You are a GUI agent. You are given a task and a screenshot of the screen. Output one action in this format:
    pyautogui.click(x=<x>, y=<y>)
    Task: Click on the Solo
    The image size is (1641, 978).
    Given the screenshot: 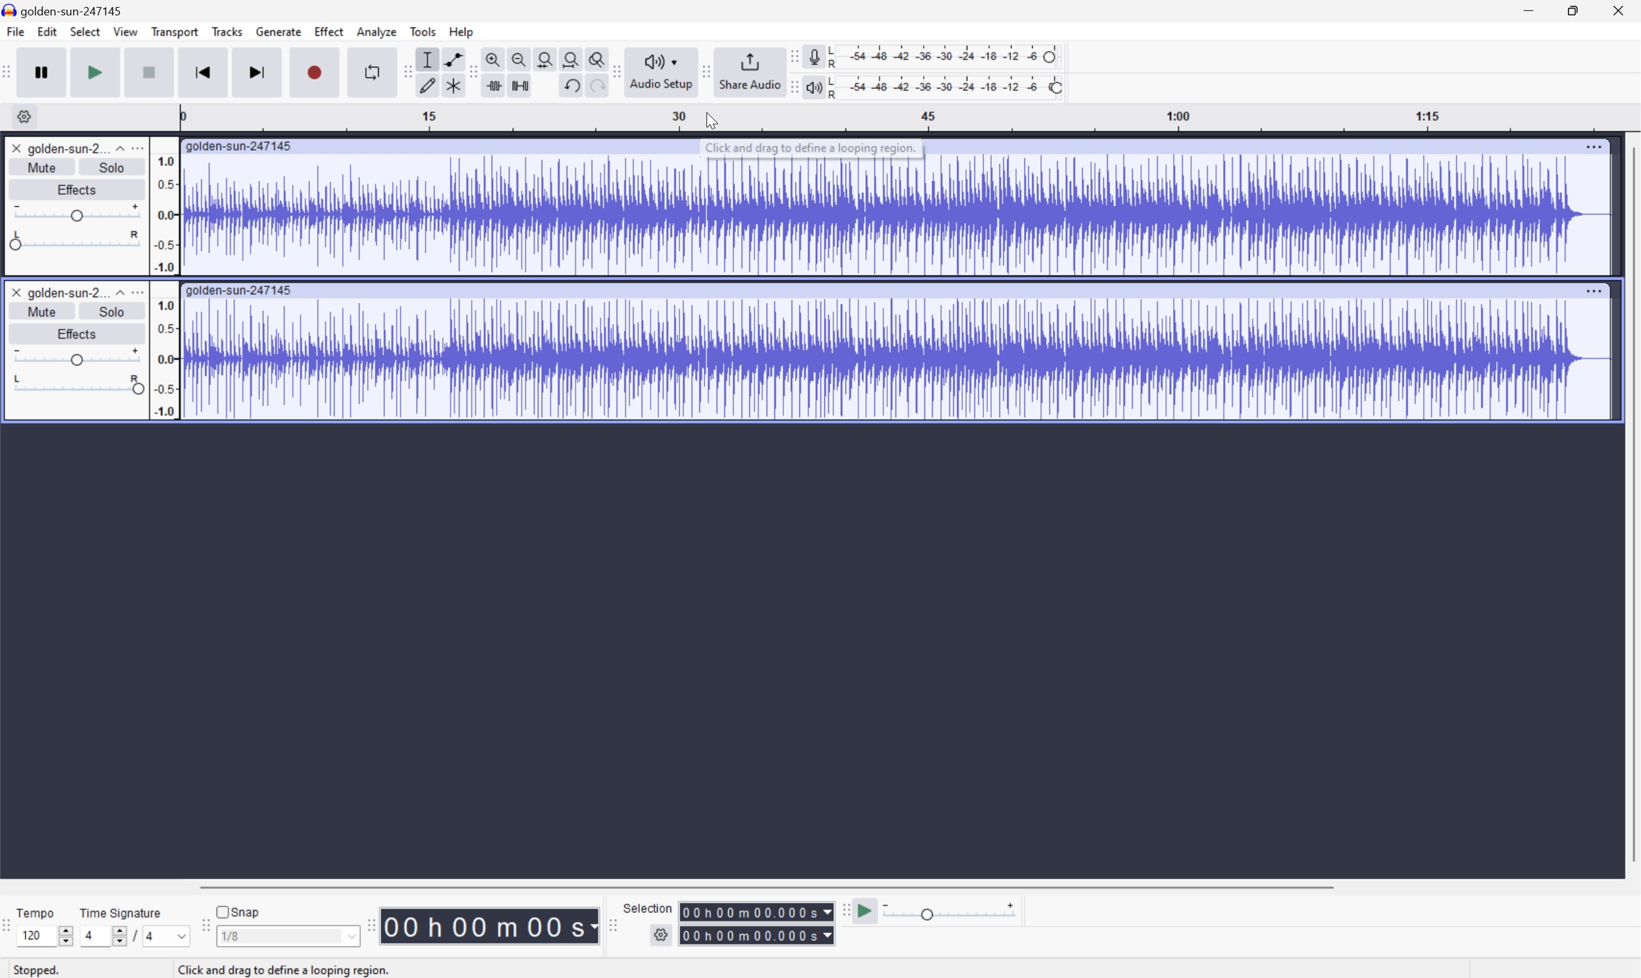 What is the action you would take?
    pyautogui.click(x=113, y=167)
    